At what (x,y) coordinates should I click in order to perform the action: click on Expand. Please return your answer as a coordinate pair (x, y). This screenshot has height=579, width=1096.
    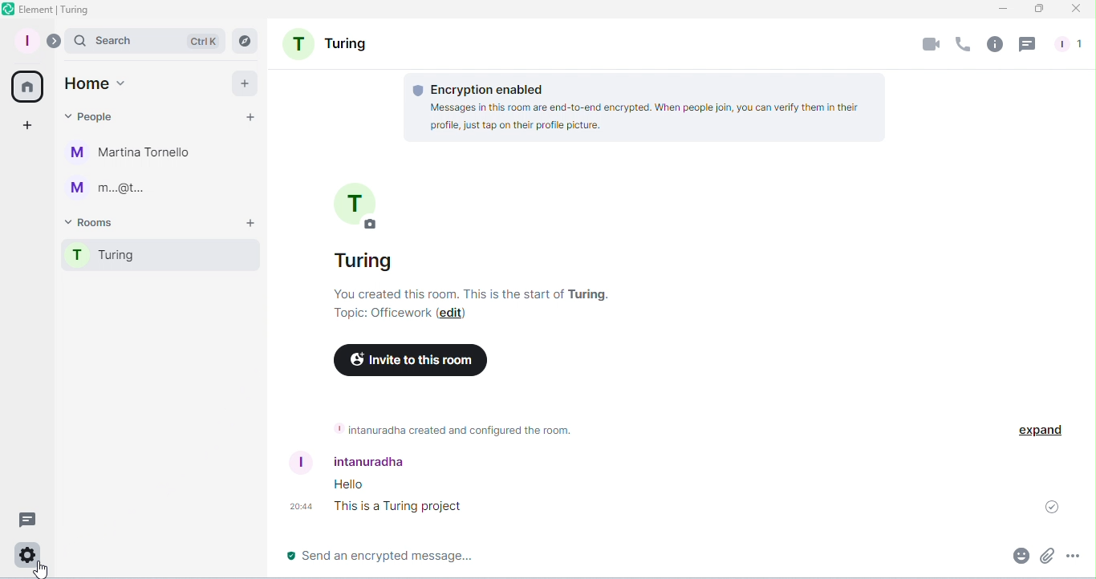
    Looking at the image, I should click on (1039, 430).